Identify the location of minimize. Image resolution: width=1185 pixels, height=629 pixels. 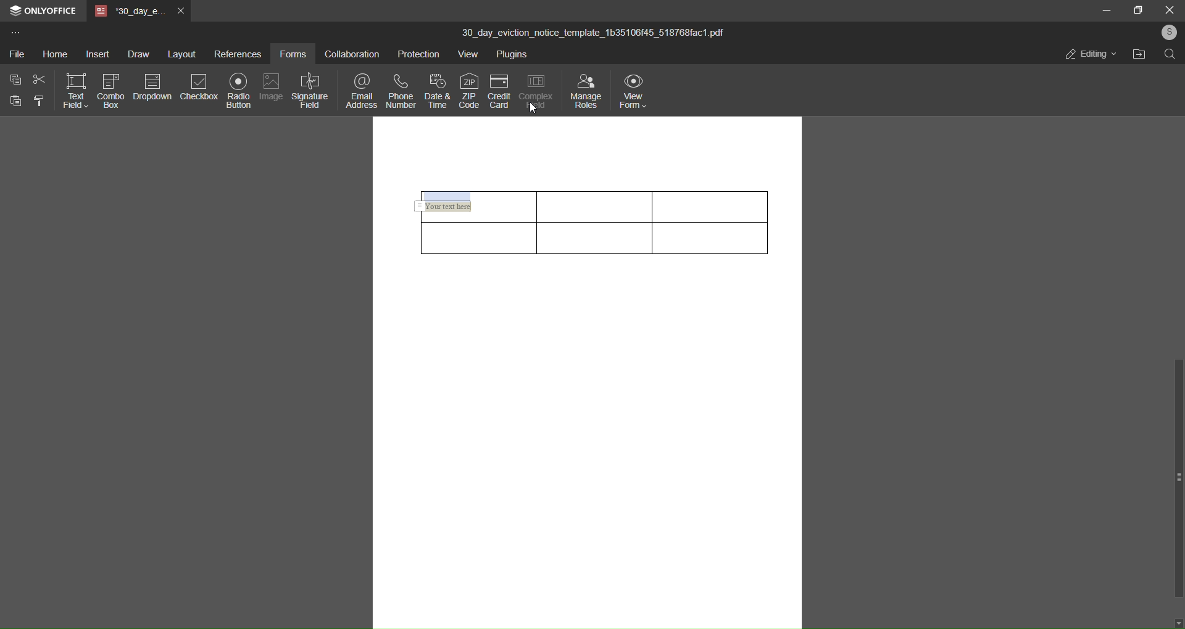
(1108, 11).